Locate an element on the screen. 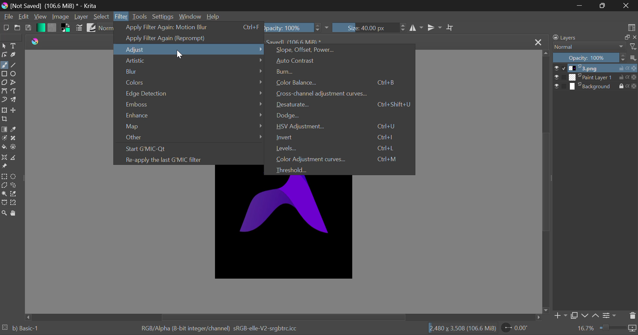 The image size is (638, 335). Tools is located at coordinates (140, 16).